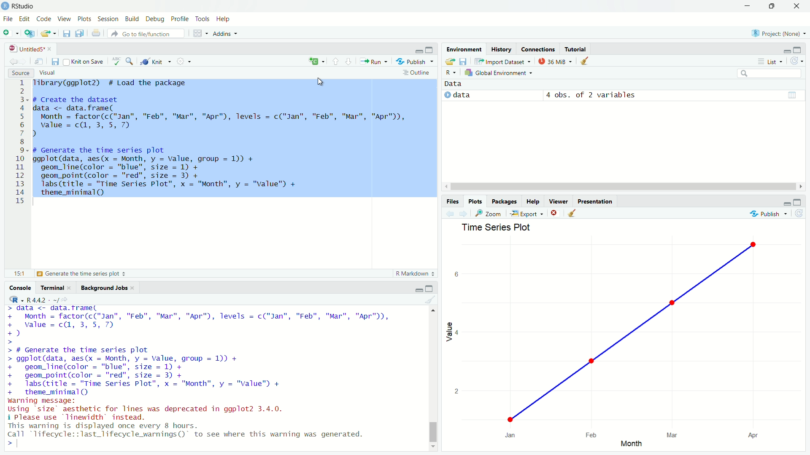  Describe the element at coordinates (802, 214) in the screenshot. I see `refresh` at that location.